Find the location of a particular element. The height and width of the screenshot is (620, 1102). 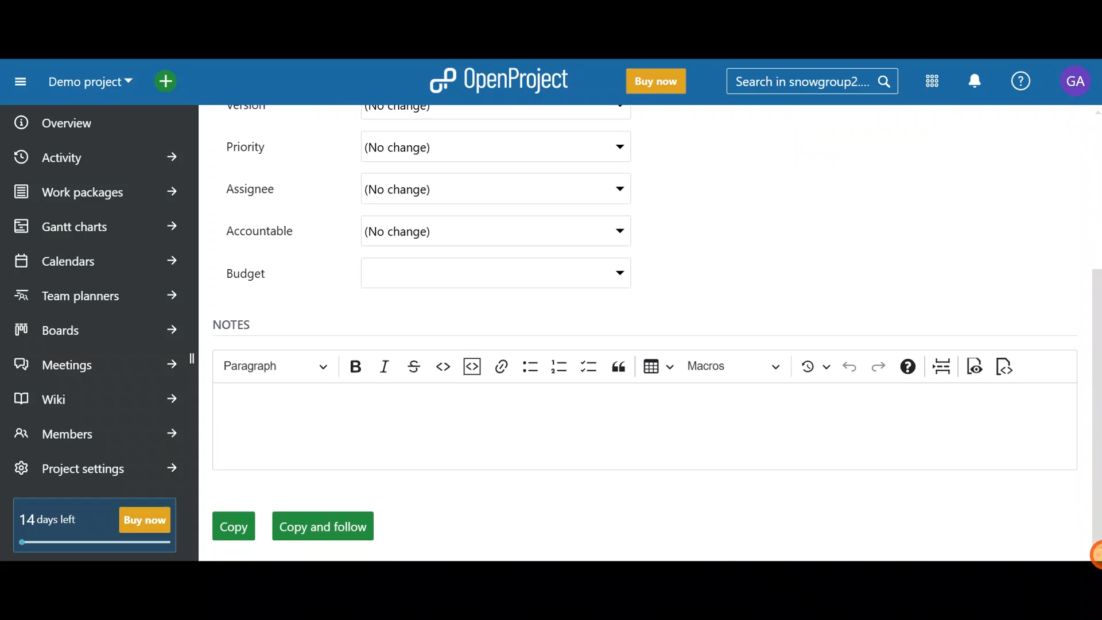

Heading is located at coordinates (271, 370).